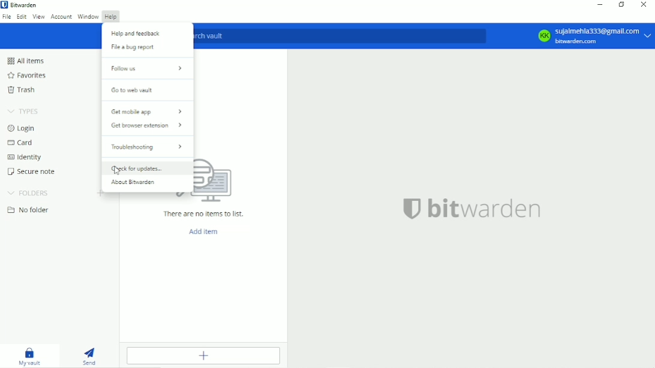  I want to click on cursor, so click(117, 171).